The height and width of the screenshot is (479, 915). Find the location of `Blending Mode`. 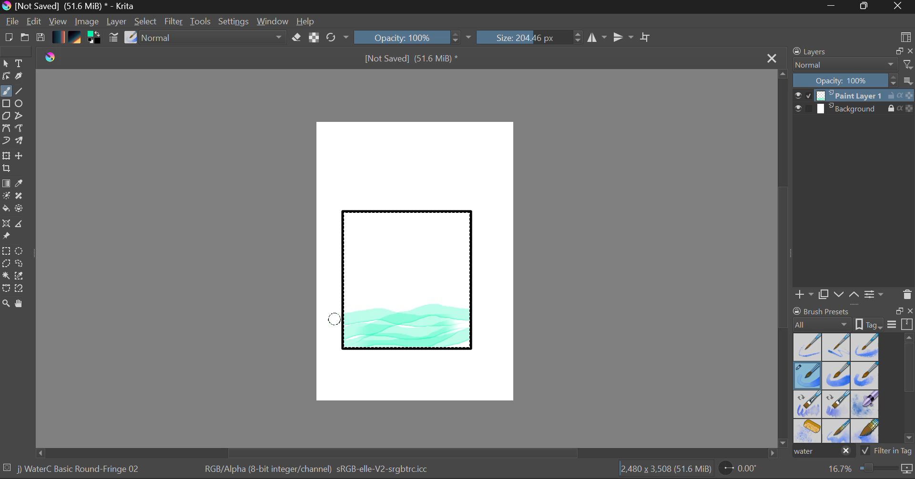

Blending Mode is located at coordinates (853, 65).